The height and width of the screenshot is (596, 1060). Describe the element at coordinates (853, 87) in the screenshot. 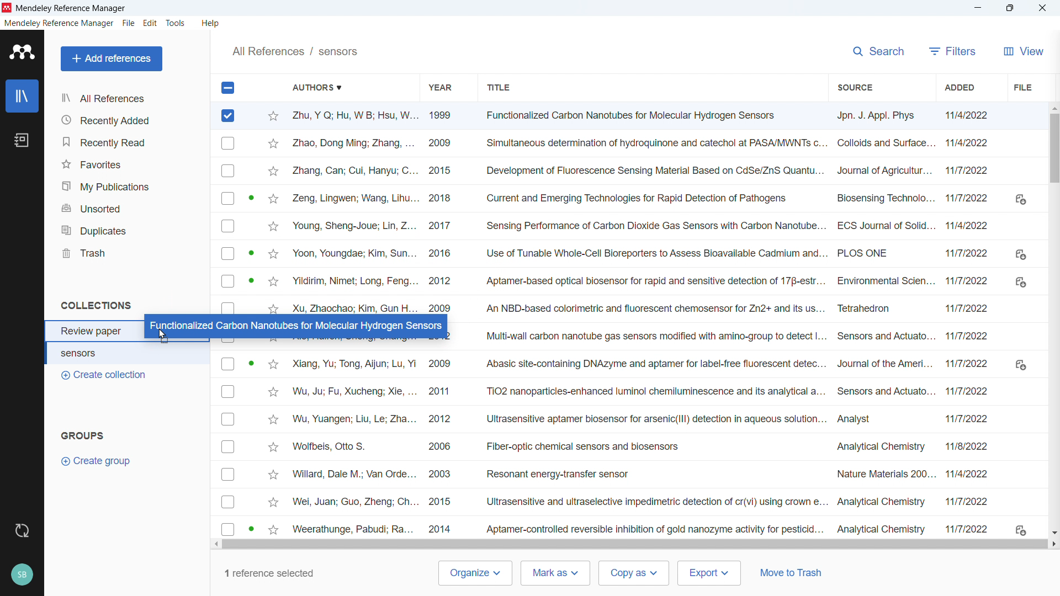

I see `Sort by sources ` at that location.